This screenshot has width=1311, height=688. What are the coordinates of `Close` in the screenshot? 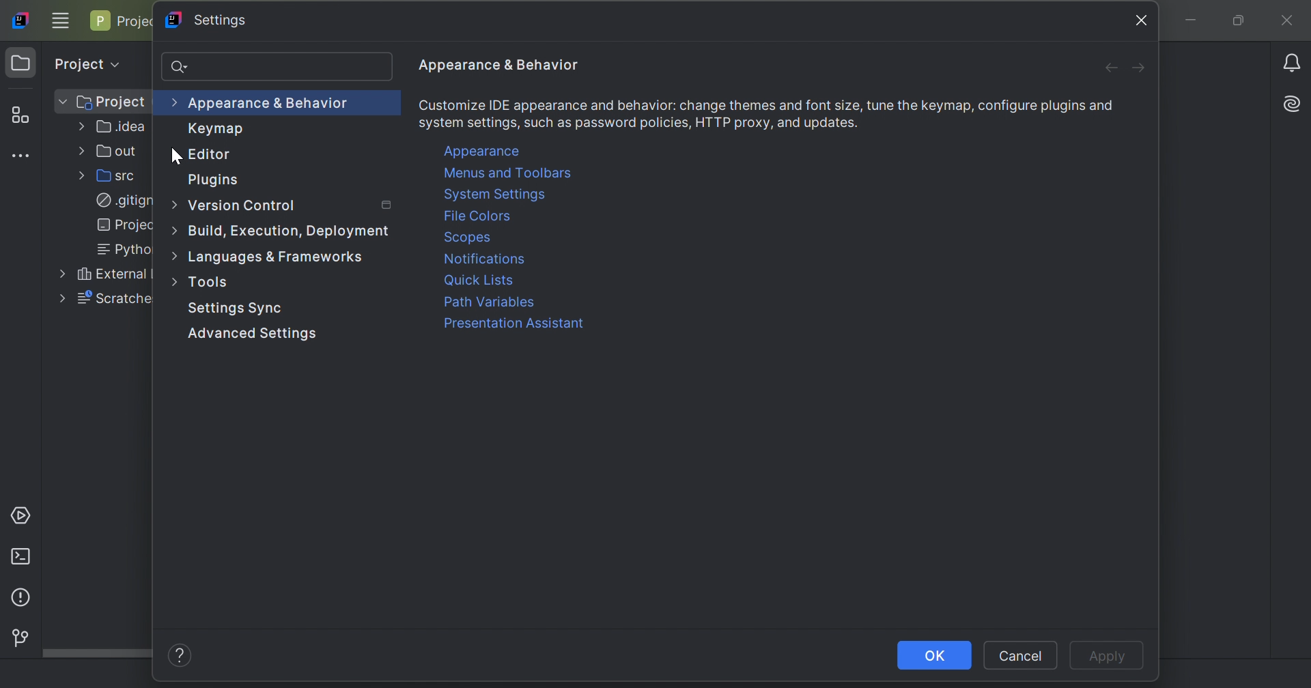 It's located at (1290, 22).